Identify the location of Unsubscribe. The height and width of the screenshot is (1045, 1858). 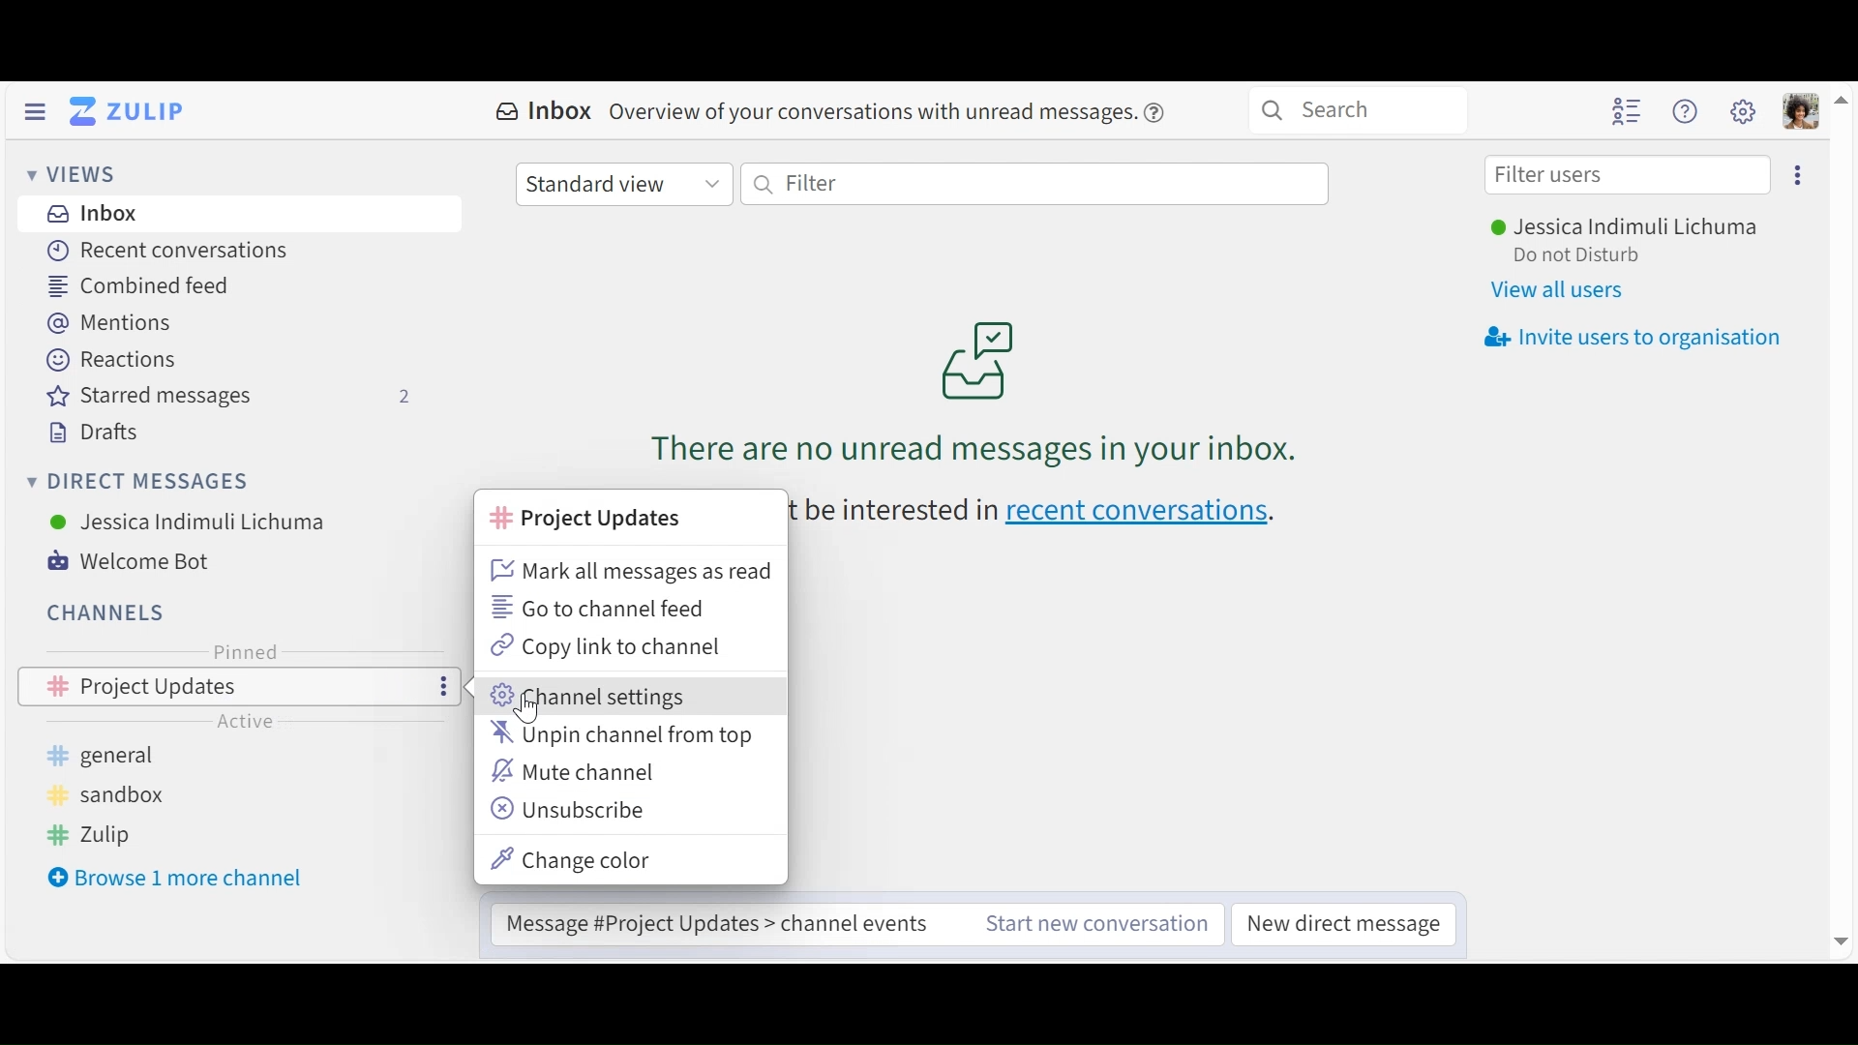
(573, 810).